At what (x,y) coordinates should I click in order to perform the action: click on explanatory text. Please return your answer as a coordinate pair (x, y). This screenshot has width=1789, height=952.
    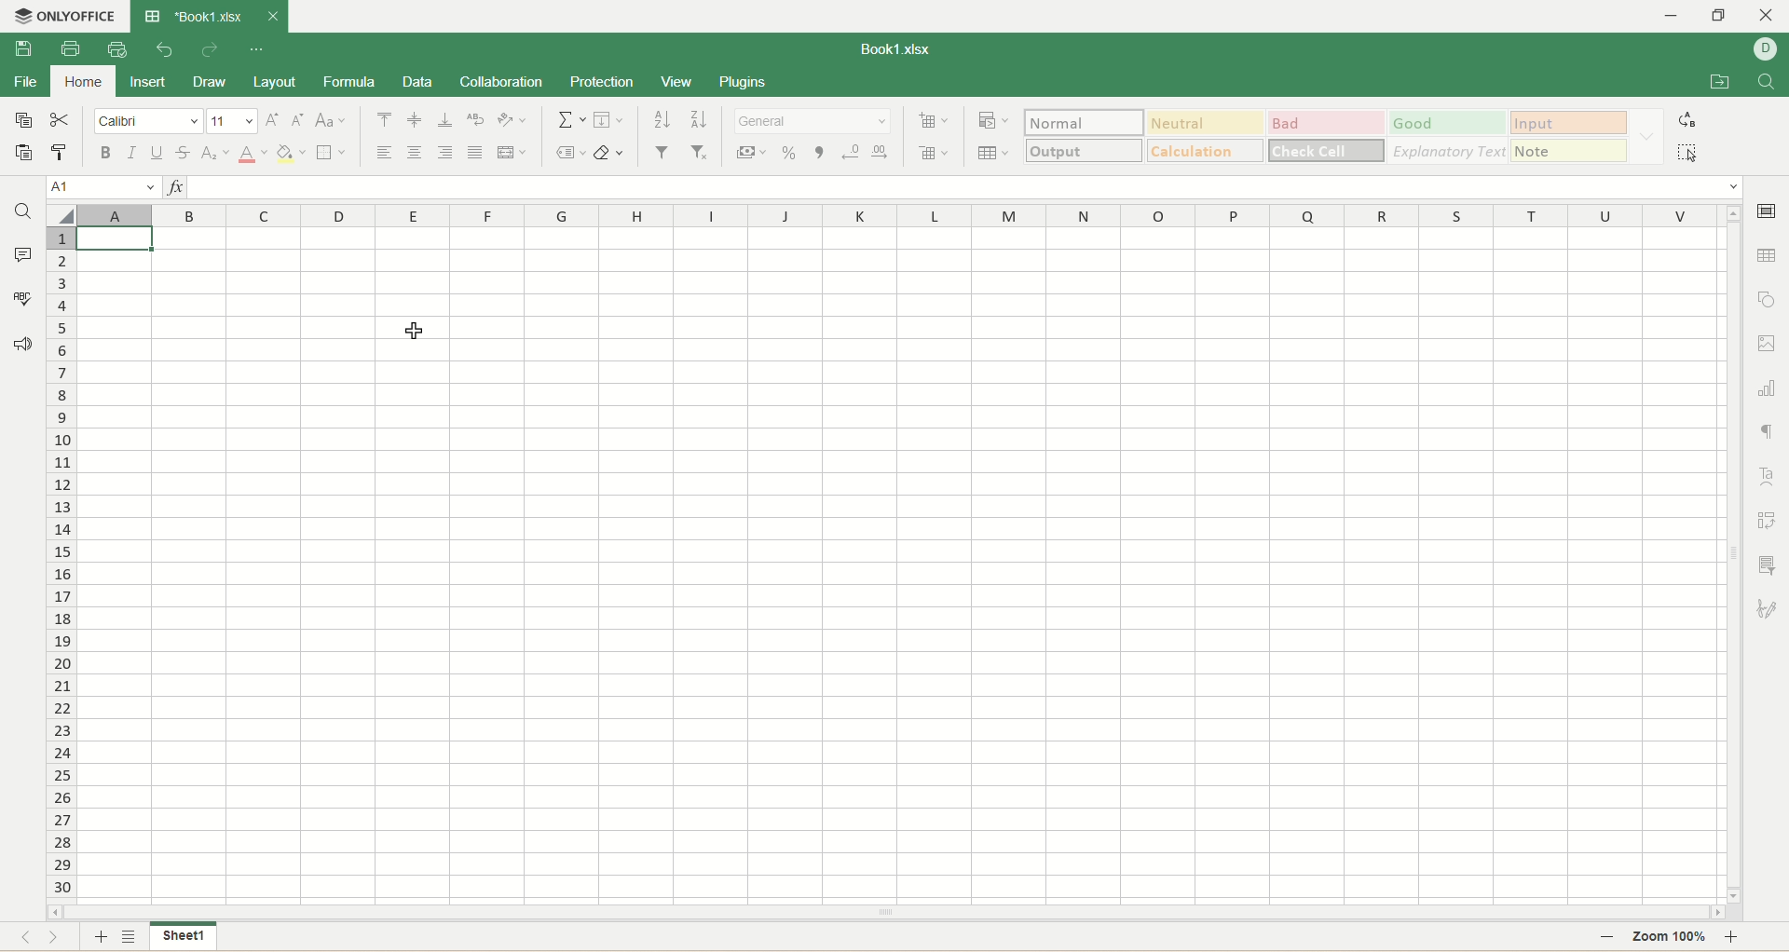
    Looking at the image, I should click on (1448, 153).